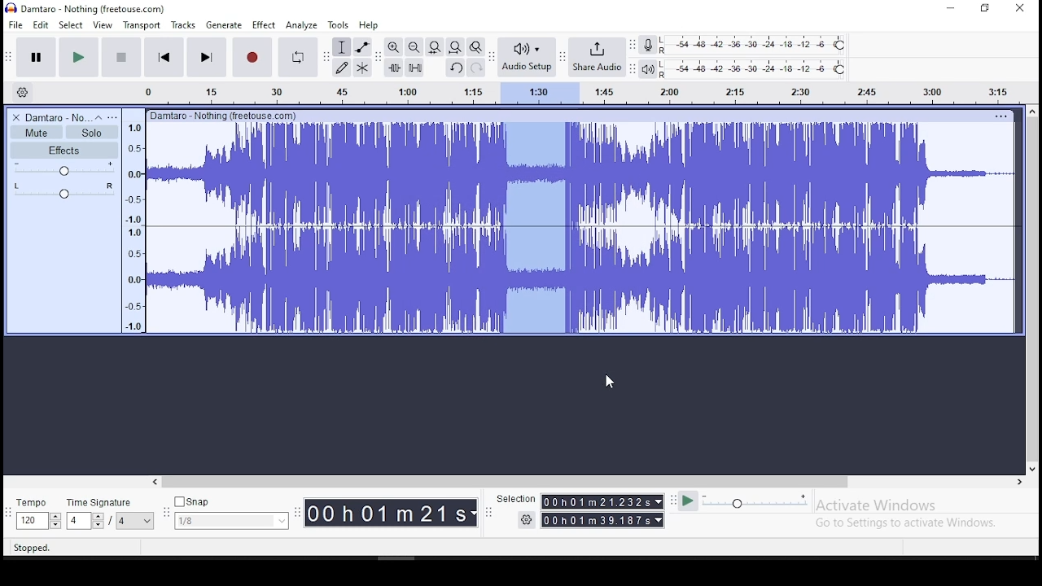  What do you see at coordinates (36, 504) in the screenshot?
I see `tempo` at bounding box center [36, 504].